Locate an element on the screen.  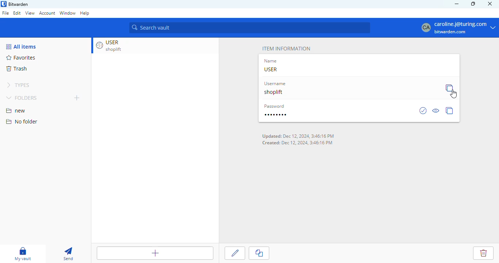
check is password has been exposed is located at coordinates (423, 111).